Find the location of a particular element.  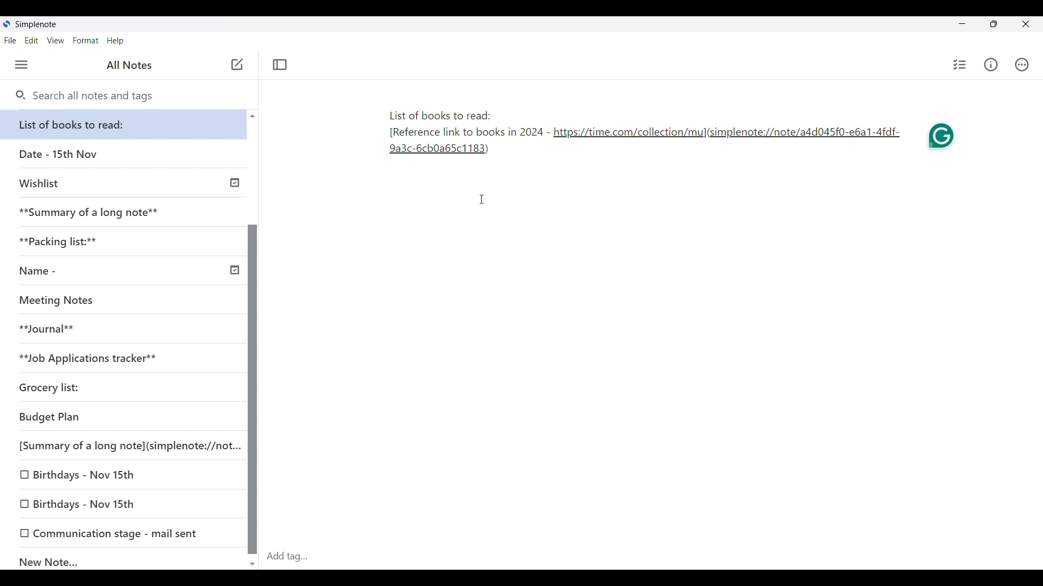

Cursor is located at coordinates (483, 199).